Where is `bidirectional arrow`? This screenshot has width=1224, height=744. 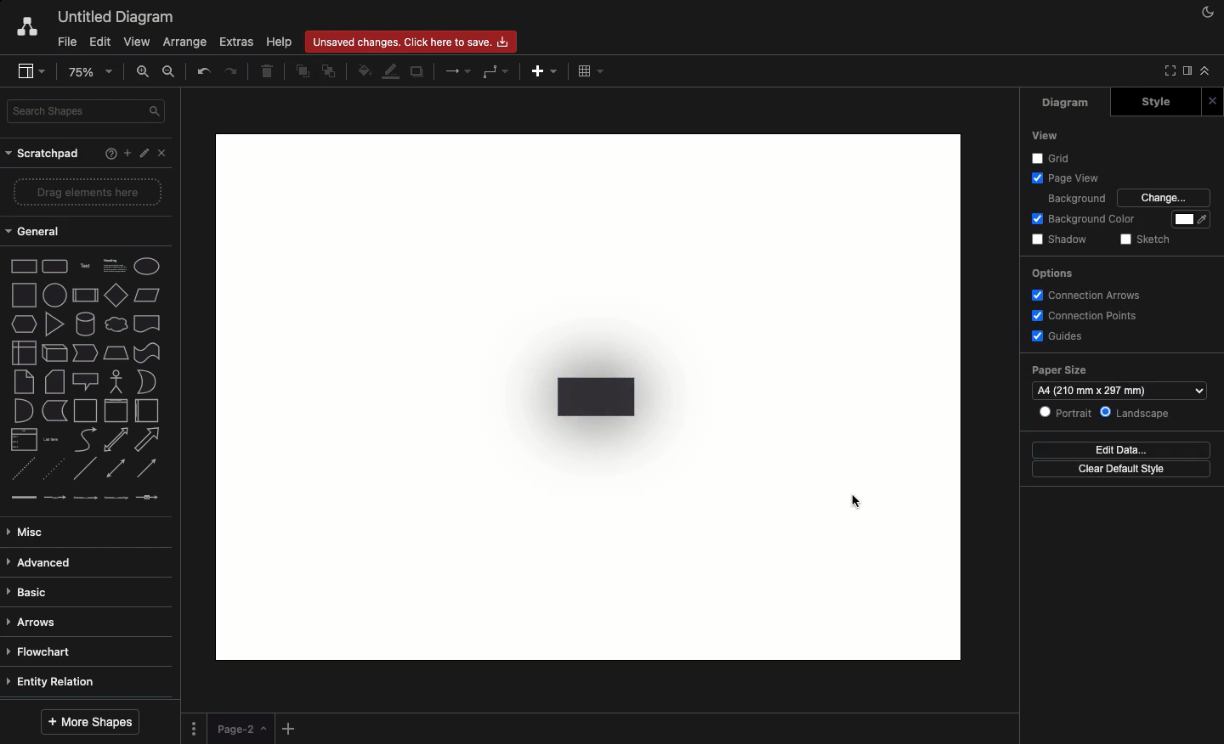 bidirectional arrow is located at coordinates (116, 441).